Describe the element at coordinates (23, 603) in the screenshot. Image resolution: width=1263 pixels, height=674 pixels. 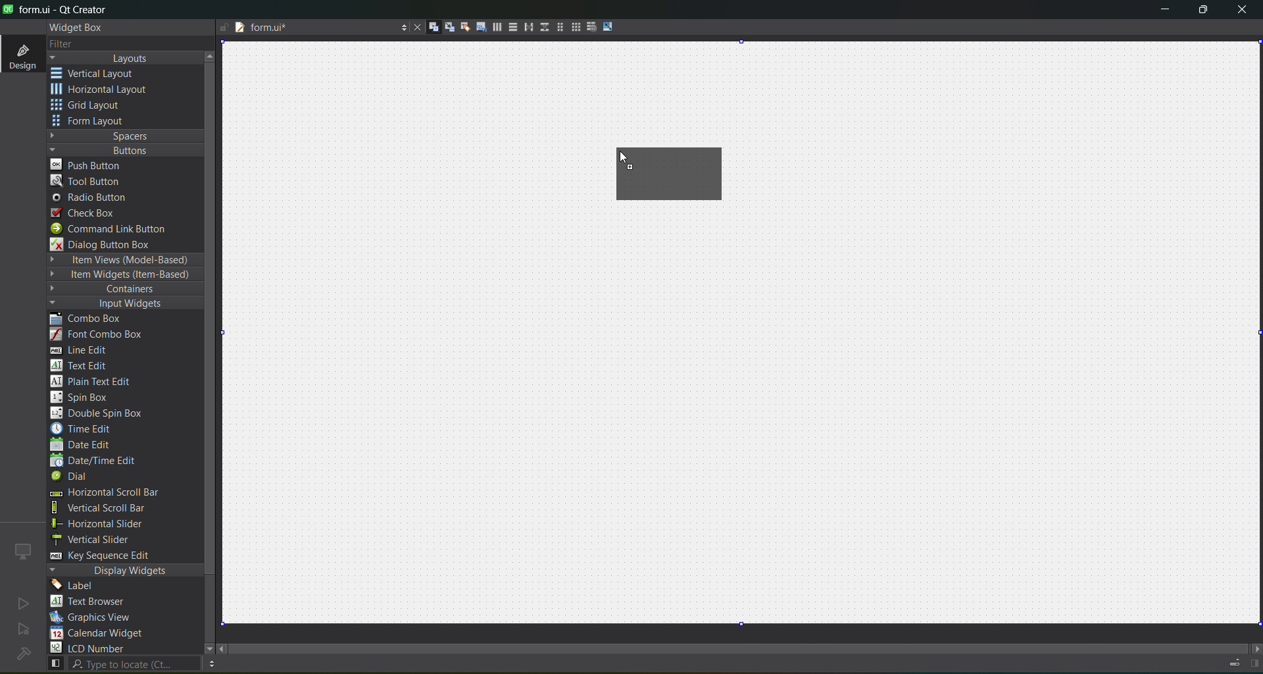
I see `no active project` at that location.